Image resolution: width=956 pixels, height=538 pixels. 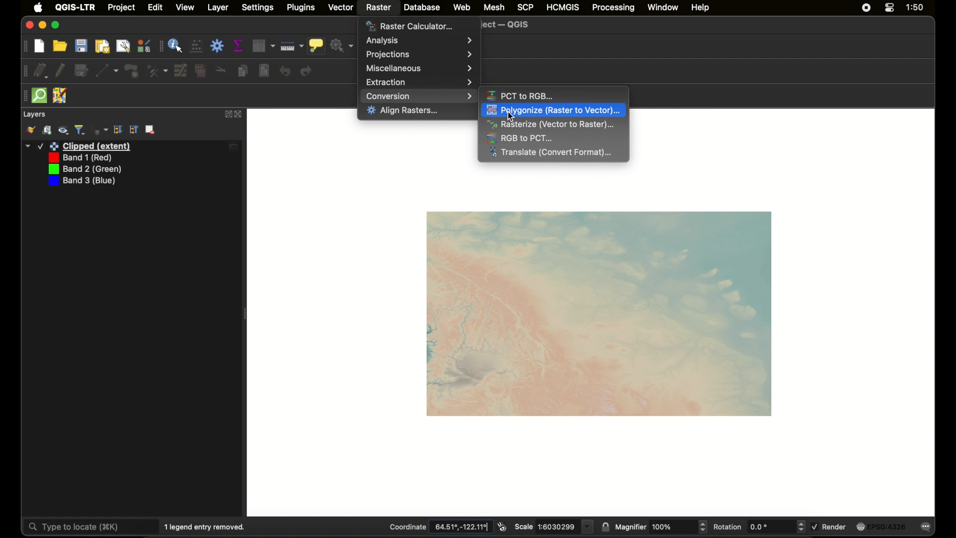 What do you see at coordinates (240, 115) in the screenshot?
I see `close` at bounding box center [240, 115].